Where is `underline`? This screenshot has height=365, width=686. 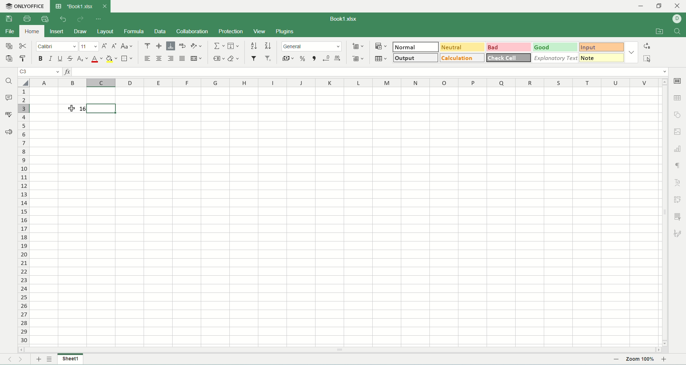 underline is located at coordinates (59, 59).